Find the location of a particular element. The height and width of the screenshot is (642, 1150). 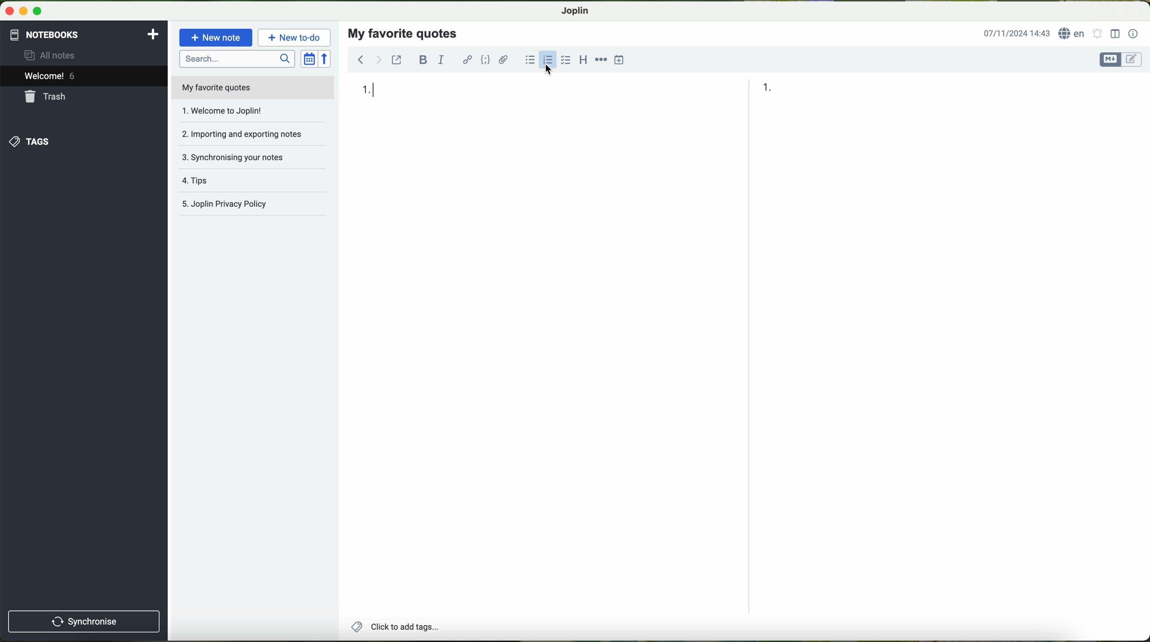

1. is located at coordinates (369, 90).